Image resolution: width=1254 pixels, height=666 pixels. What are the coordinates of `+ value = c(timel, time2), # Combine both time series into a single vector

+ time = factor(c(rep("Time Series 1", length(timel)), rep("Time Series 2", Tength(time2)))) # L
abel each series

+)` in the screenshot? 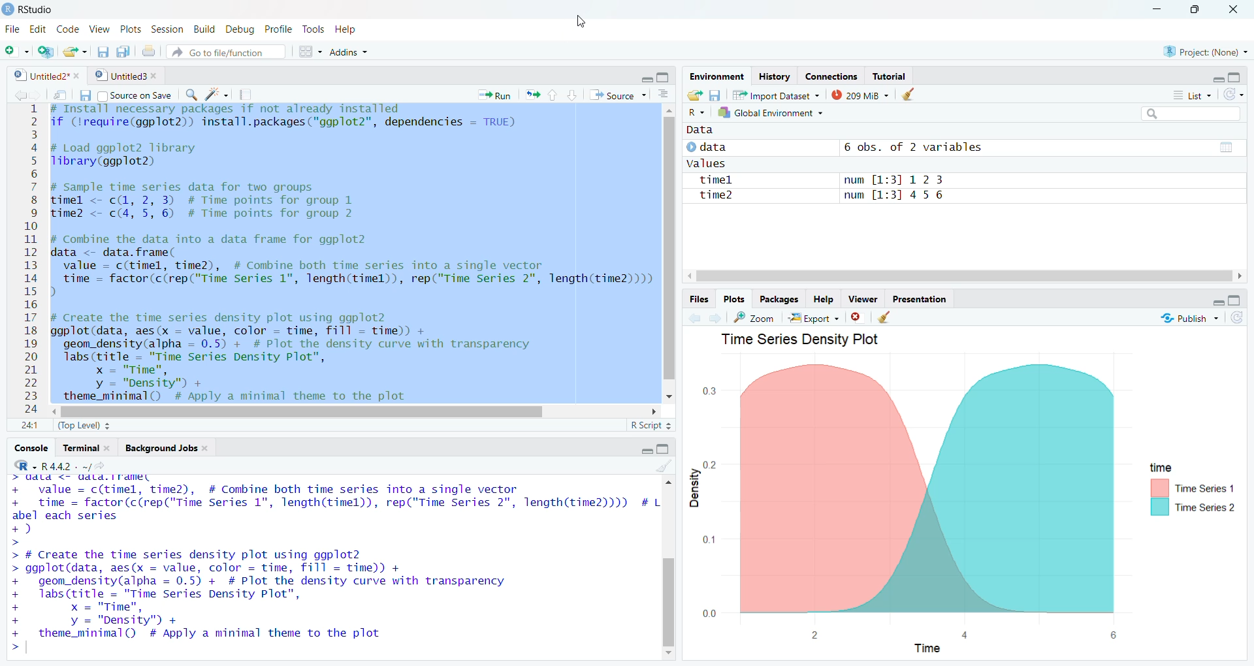 It's located at (333, 513).